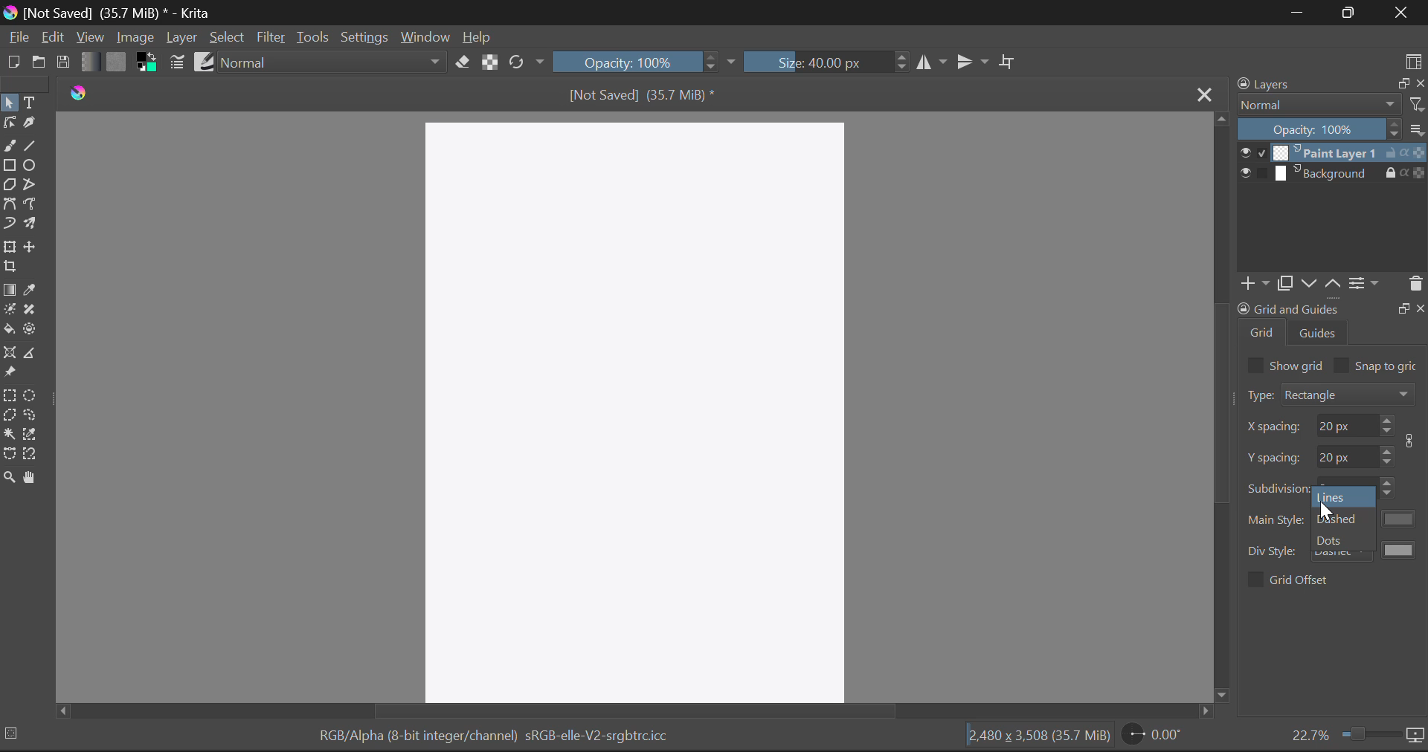 This screenshot has height=752, width=1428. I want to click on Layer, so click(182, 38).